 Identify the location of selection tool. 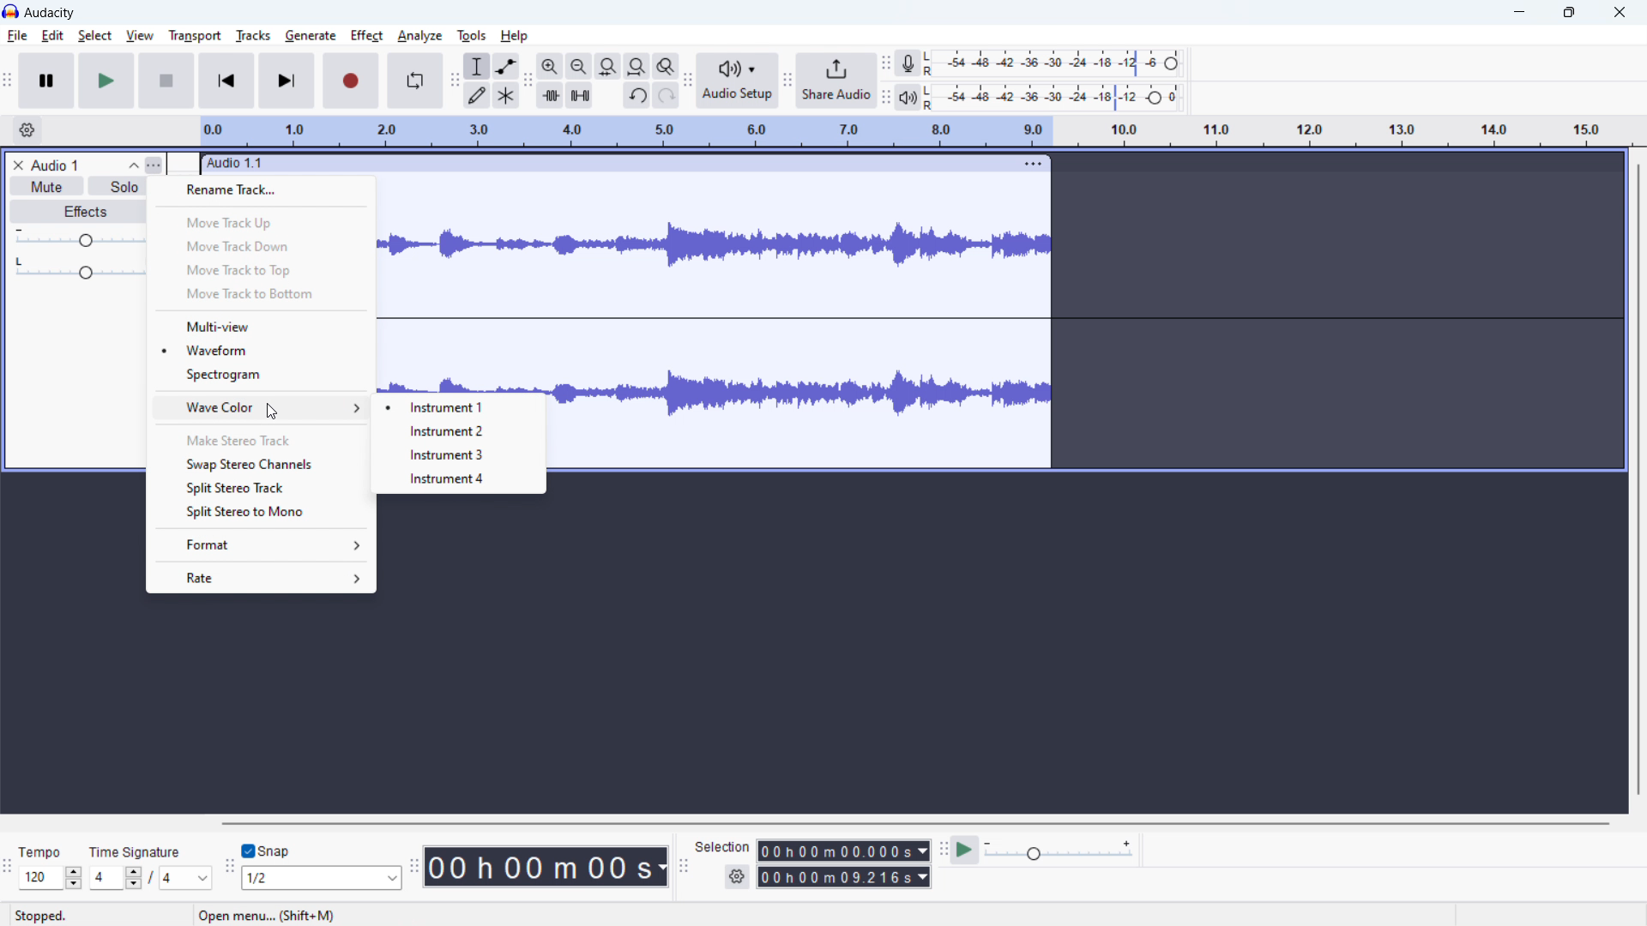
(477, 65).